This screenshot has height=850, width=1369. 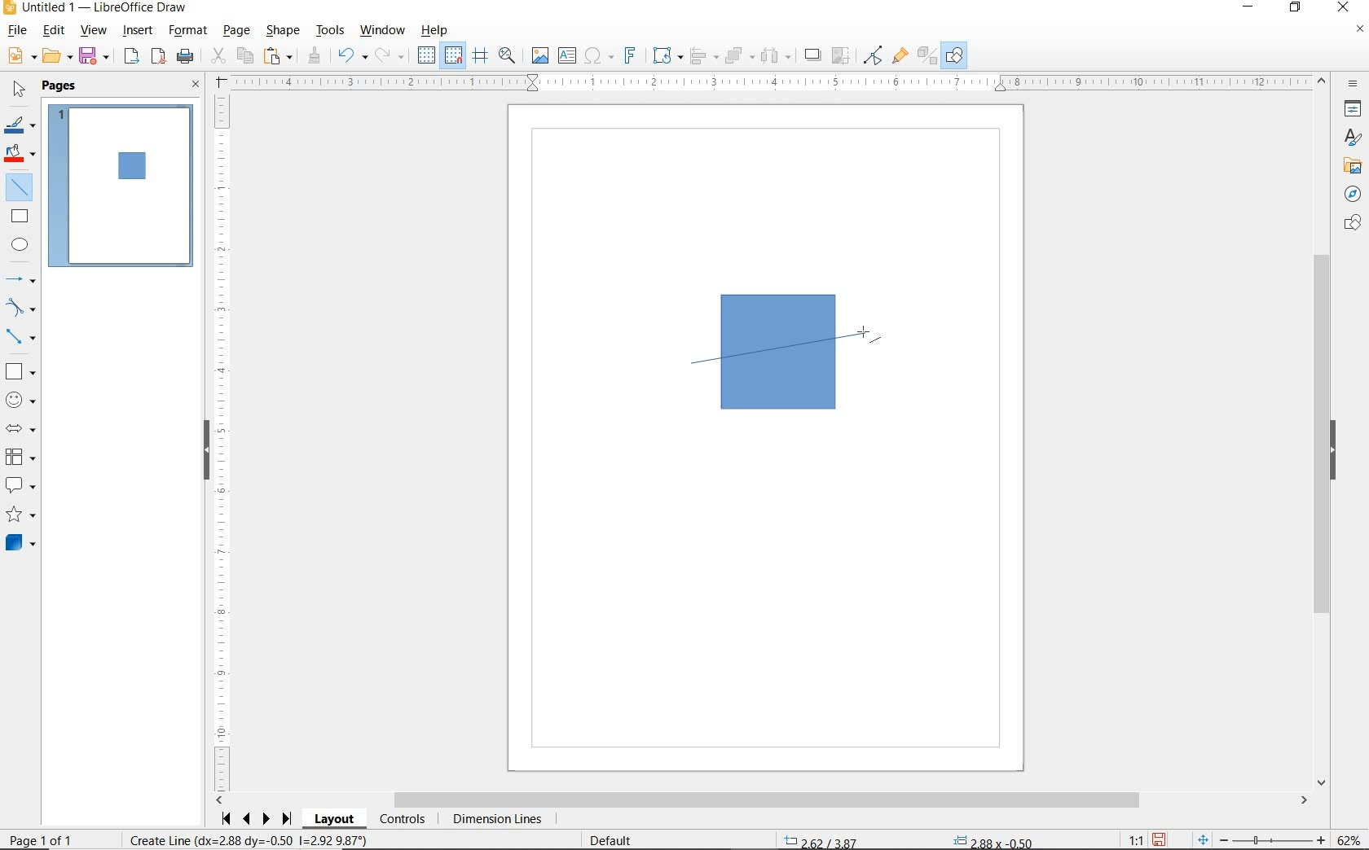 I want to click on INSERT LINE, so click(x=121, y=182).